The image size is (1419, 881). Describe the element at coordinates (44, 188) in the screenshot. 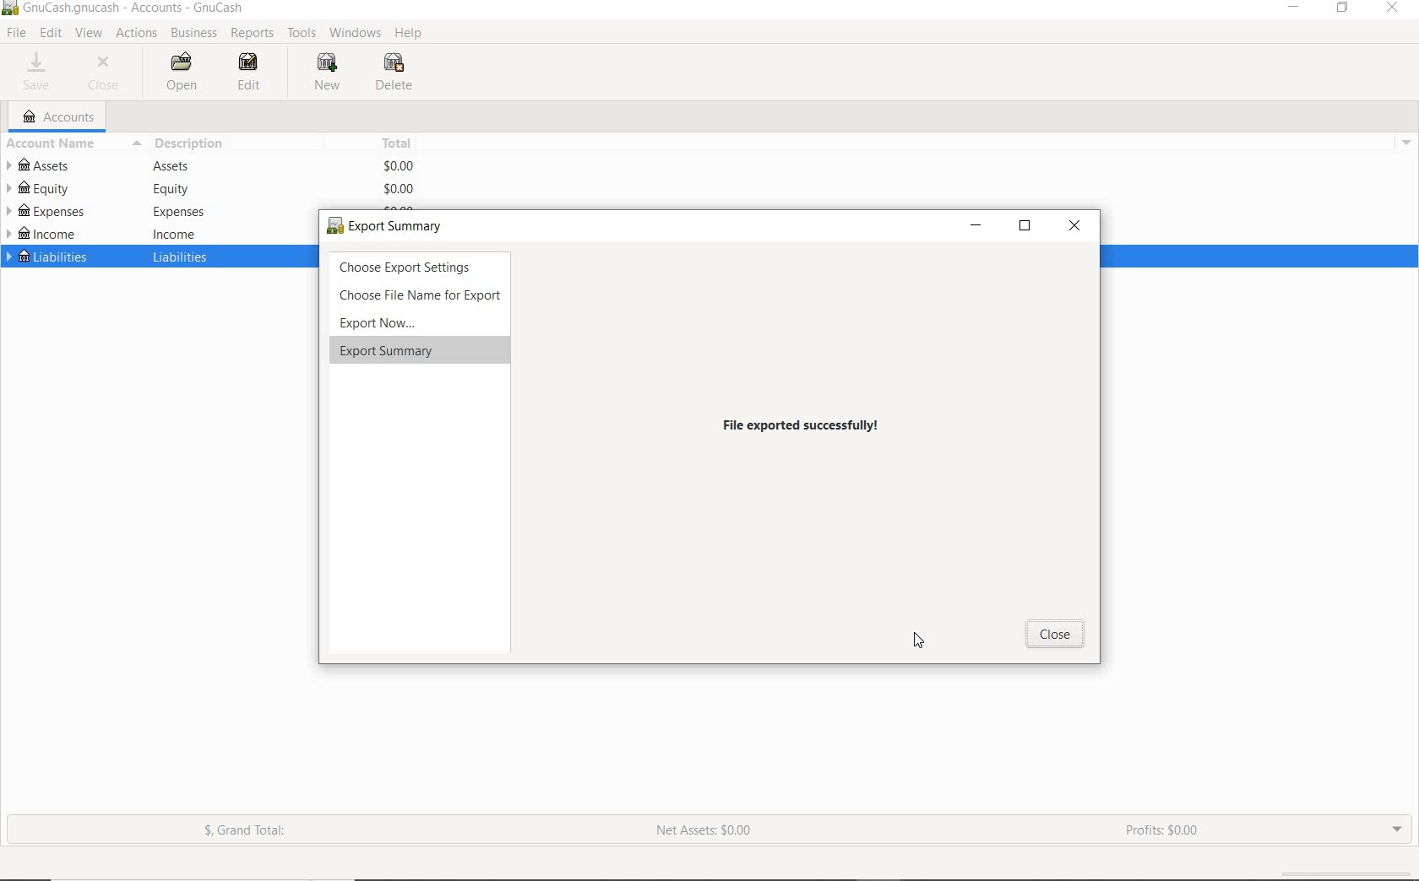

I see `EQUITY` at that location.